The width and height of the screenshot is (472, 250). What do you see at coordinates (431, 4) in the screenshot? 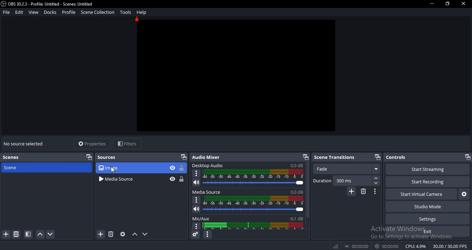
I see `minimize` at bounding box center [431, 4].